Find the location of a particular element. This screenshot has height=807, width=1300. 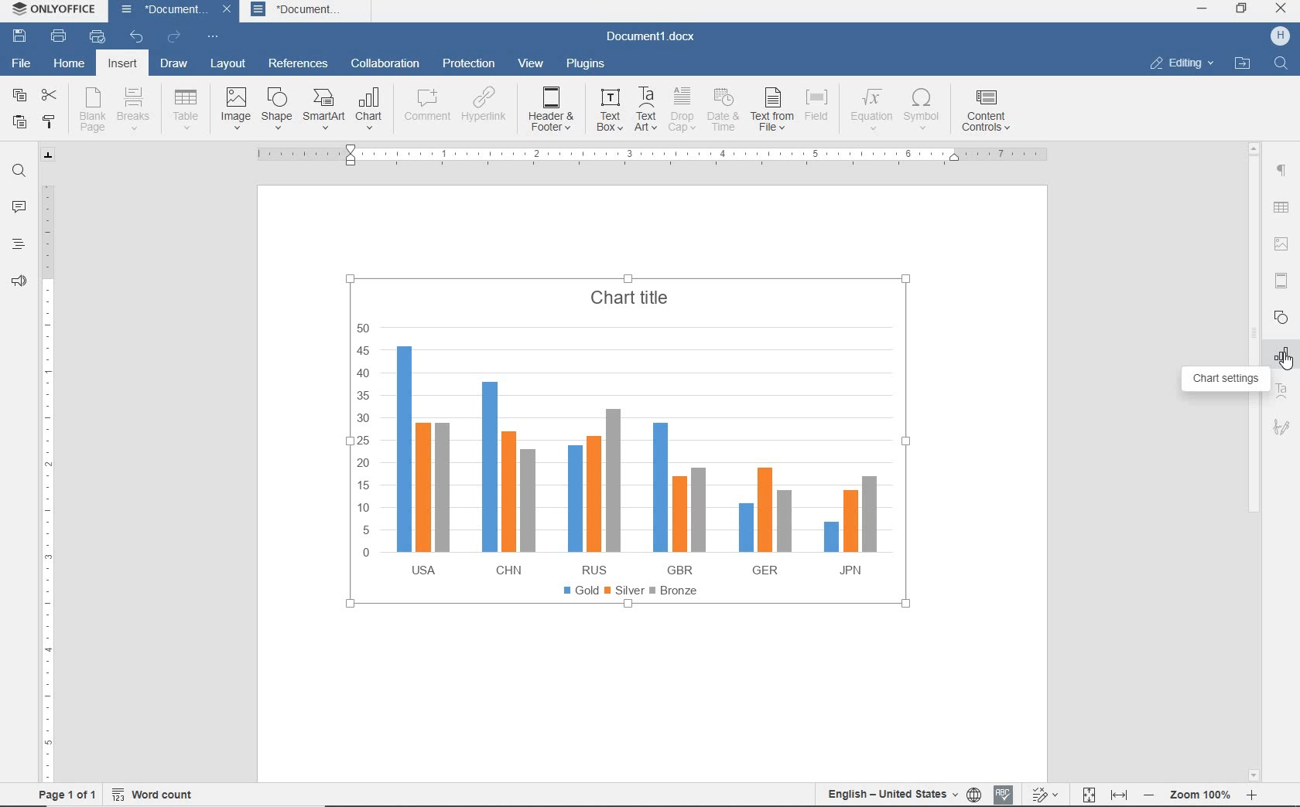

customize quick access toolbar is located at coordinates (214, 39).